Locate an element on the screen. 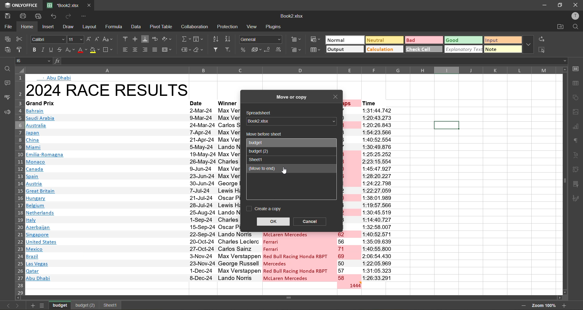 The height and width of the screenshot is (310, 583). bold is located at coordinates (33, 49).